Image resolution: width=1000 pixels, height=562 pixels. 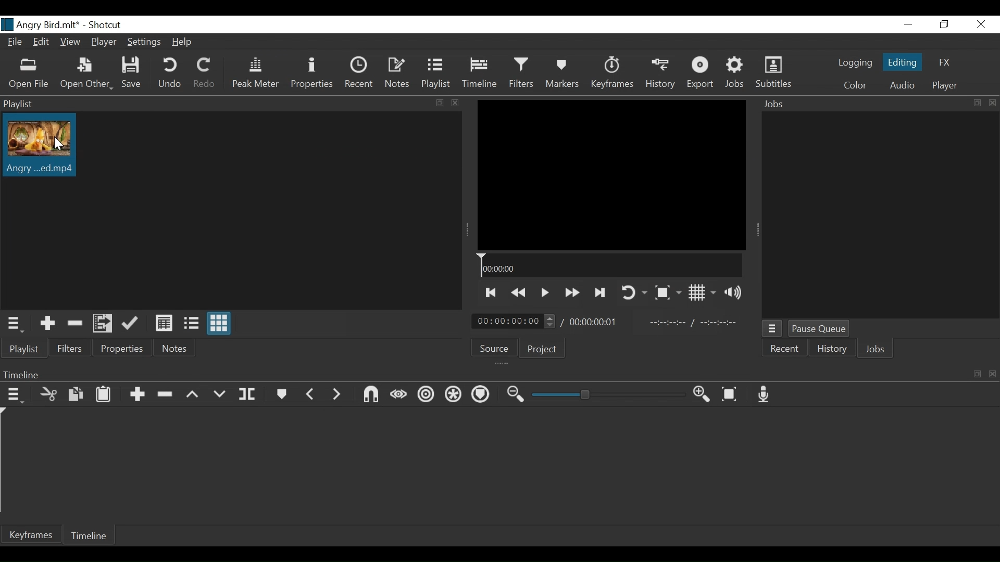 I want to click on Keyframe, so click(x=30, y=535).